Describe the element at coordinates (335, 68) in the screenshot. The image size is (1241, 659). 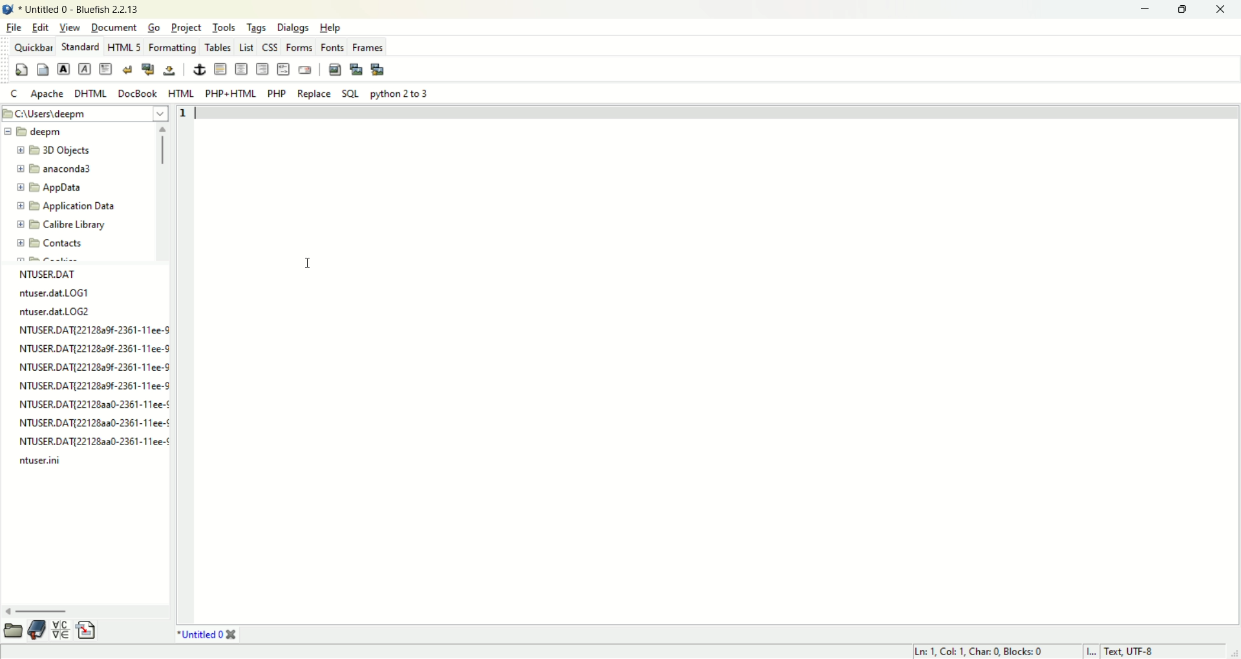
I see `insert images` at that location.